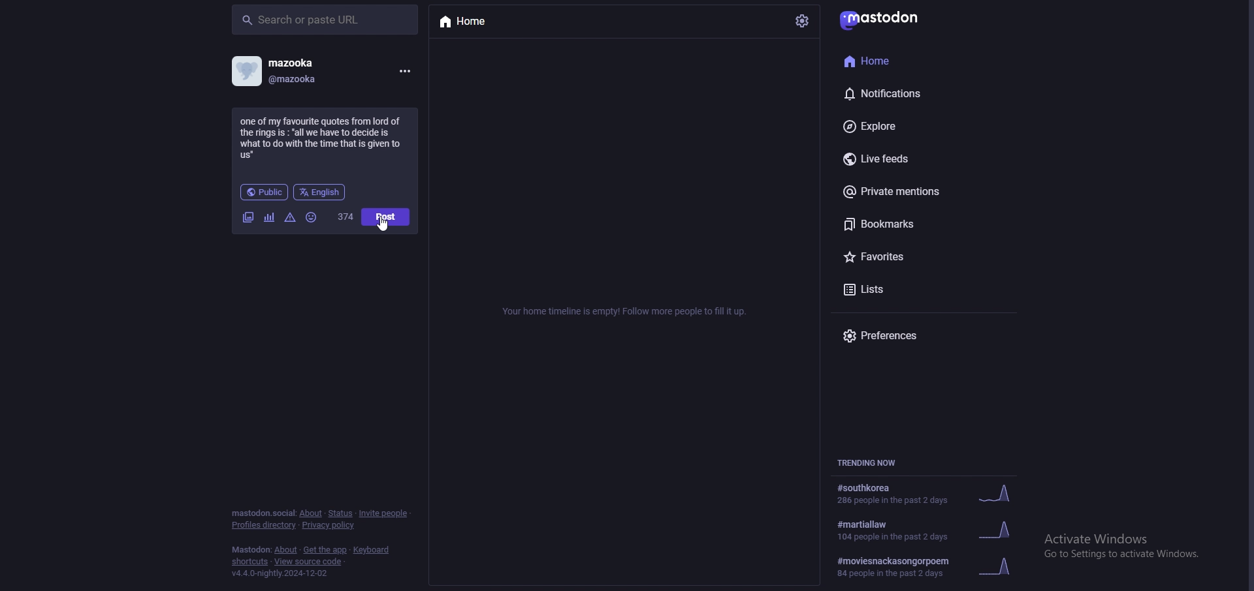  What do you see at coordinates (248, 219) in the screenshot?
I see `images` at bounding box center [248, 219].